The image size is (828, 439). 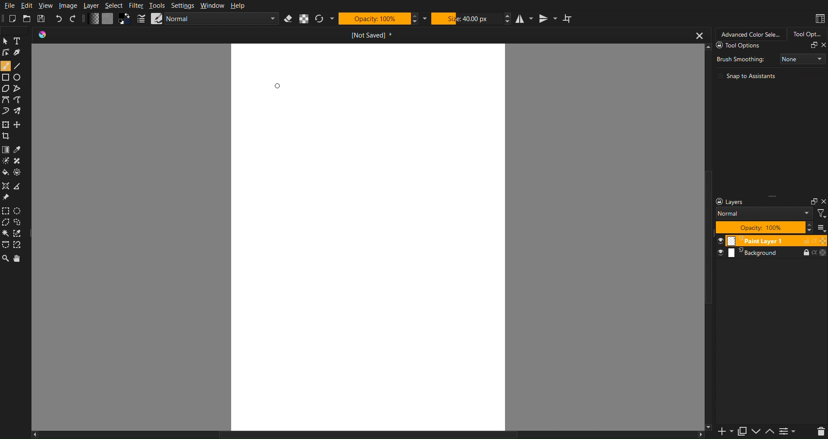 What do you see at coordinates (21, 223) in the screenshot?
I see `Custom Shape Marquee Tool` at bounding box center [21, 223].